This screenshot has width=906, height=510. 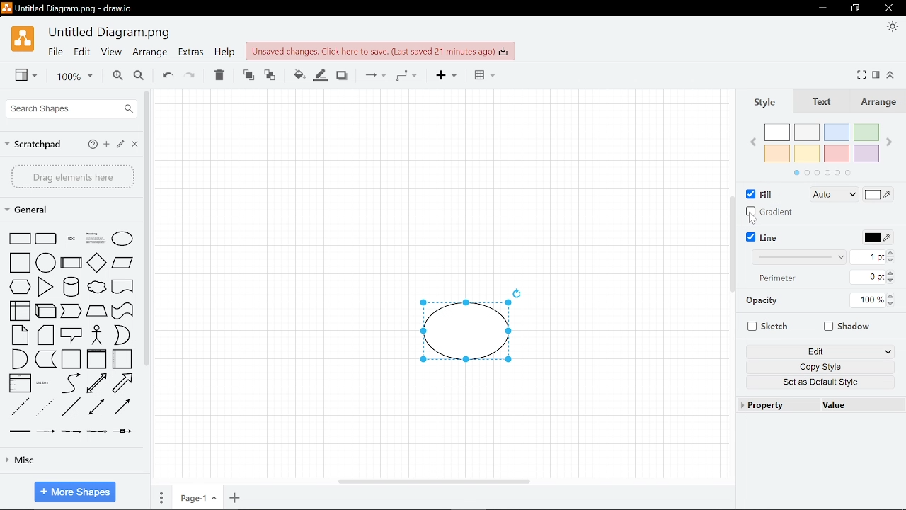 I want to click on Auto, so click(x=836, y=195).